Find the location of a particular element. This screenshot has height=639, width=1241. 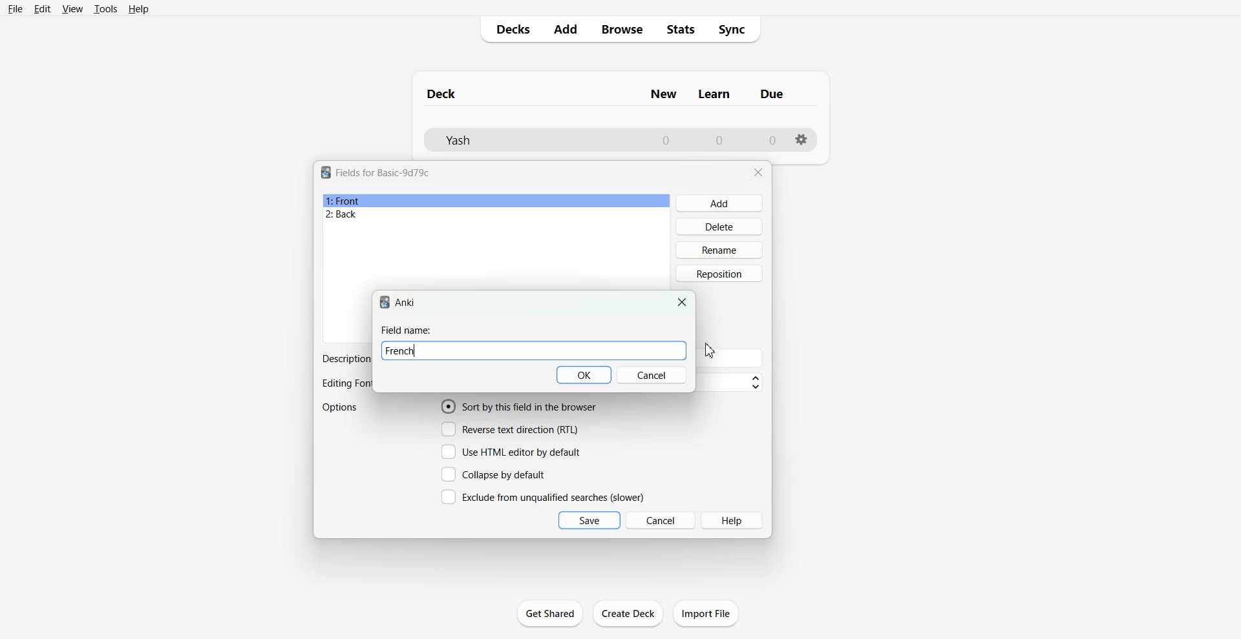

Tools is located at coordinates (105, 8).